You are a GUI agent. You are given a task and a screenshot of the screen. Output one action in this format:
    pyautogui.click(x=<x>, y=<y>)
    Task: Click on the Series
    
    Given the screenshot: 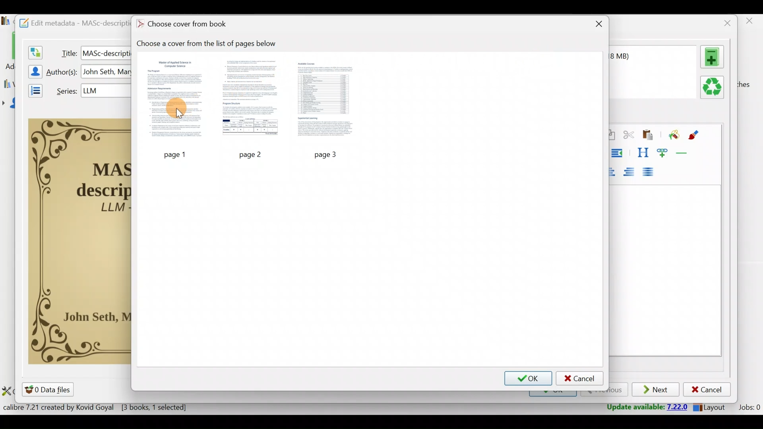 What is the action you would take?
    pyautogui.click(x=65, y=90)
    